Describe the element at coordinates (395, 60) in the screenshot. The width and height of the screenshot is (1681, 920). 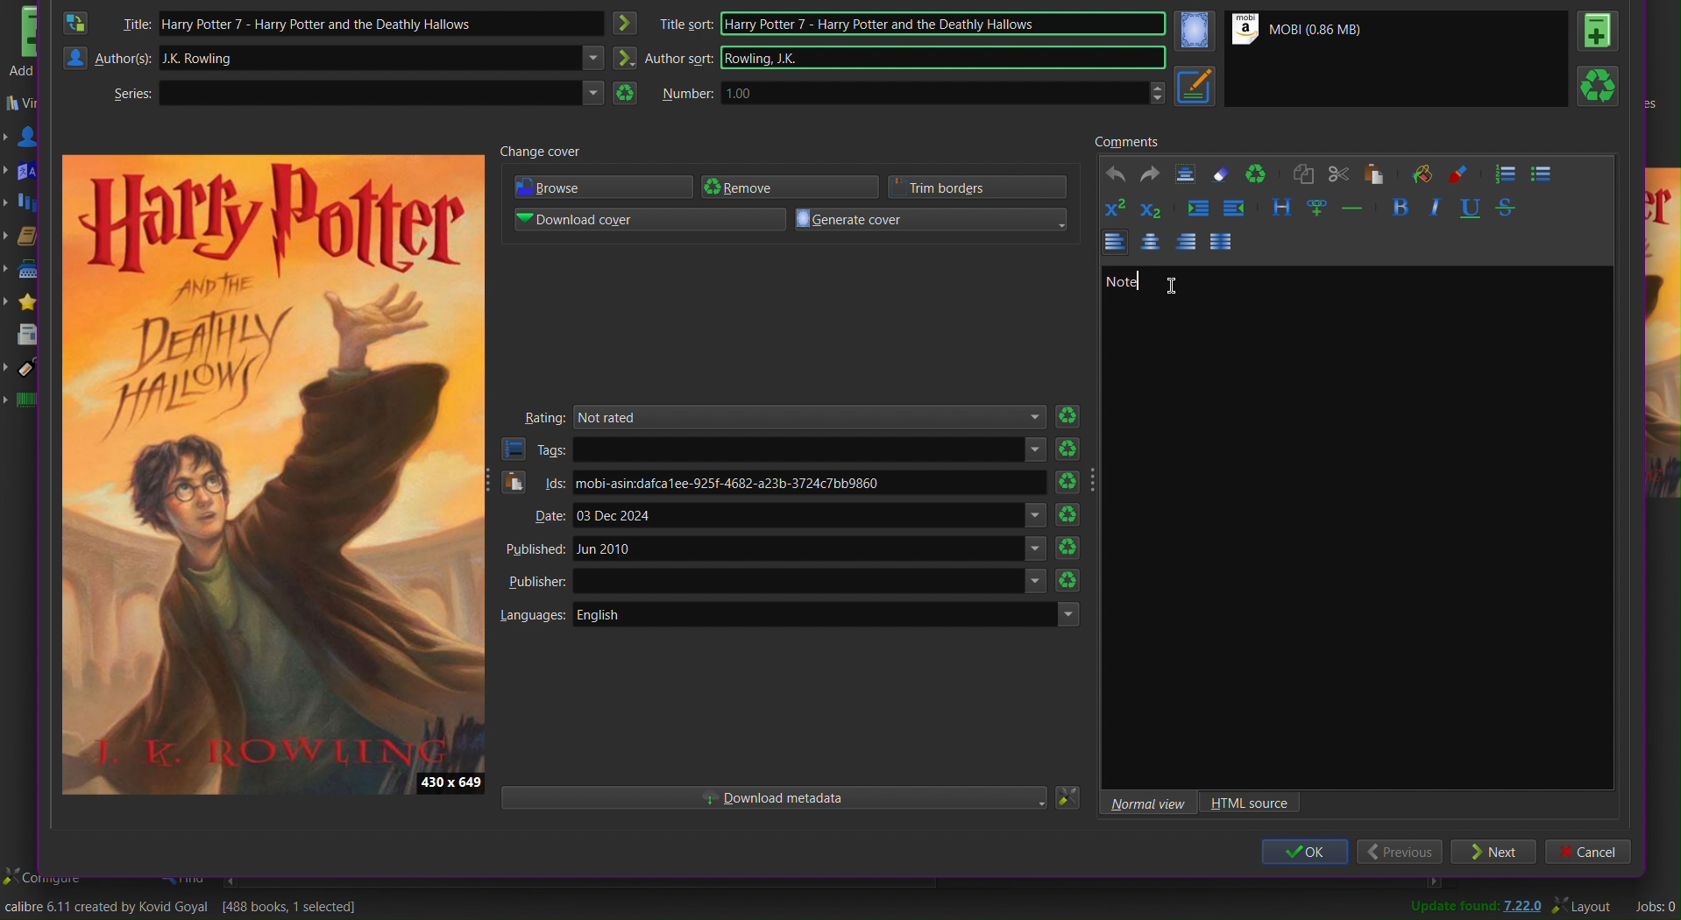
I see `JK Rawling` at that location.